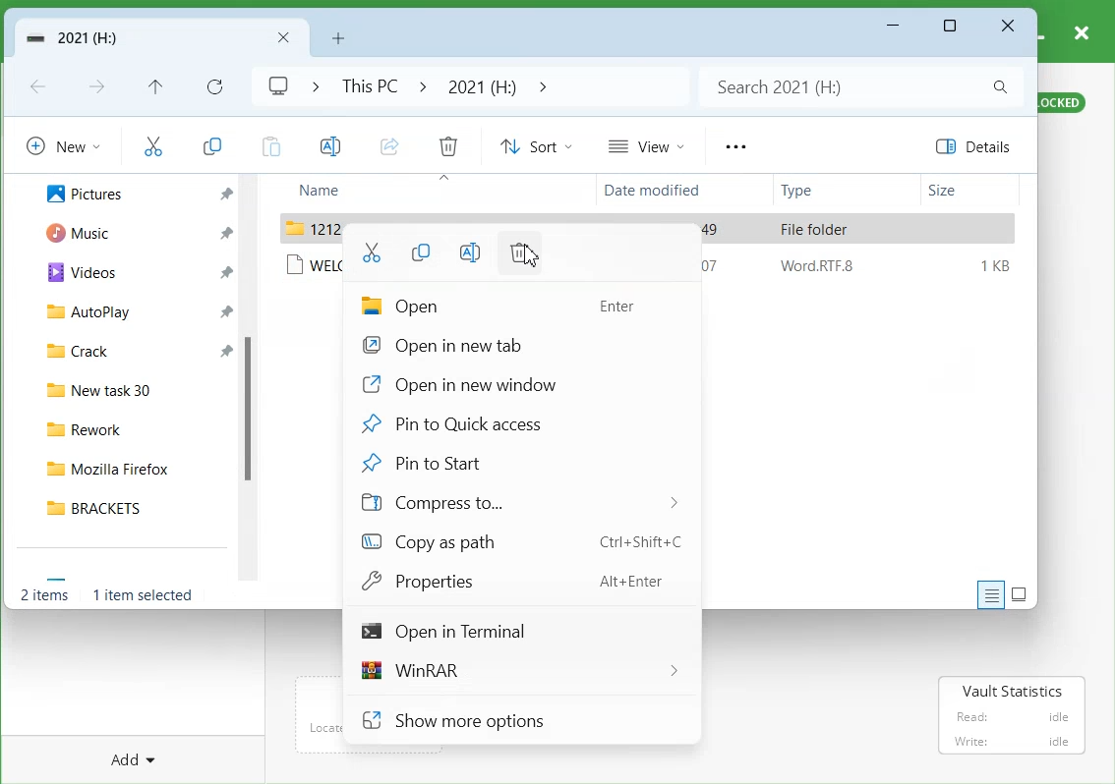 This screenshot has width=1115, height=784. What do you see at coordinates (227, 308) in the screenshot?
I see `Pin a file` at bounding box center [227, 308].